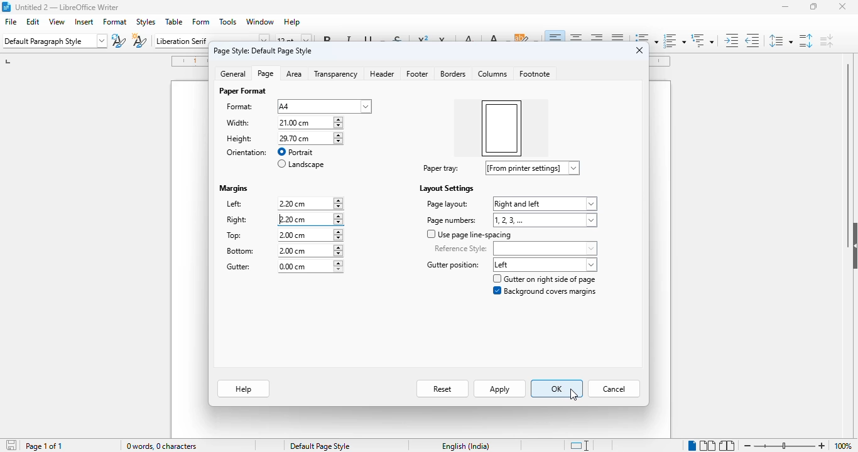 This screenshot has width=858, height=452. What do you see at coordinates (747, 446) in the screenshot?
I see `zoom out` at bounding box center [747, 446].